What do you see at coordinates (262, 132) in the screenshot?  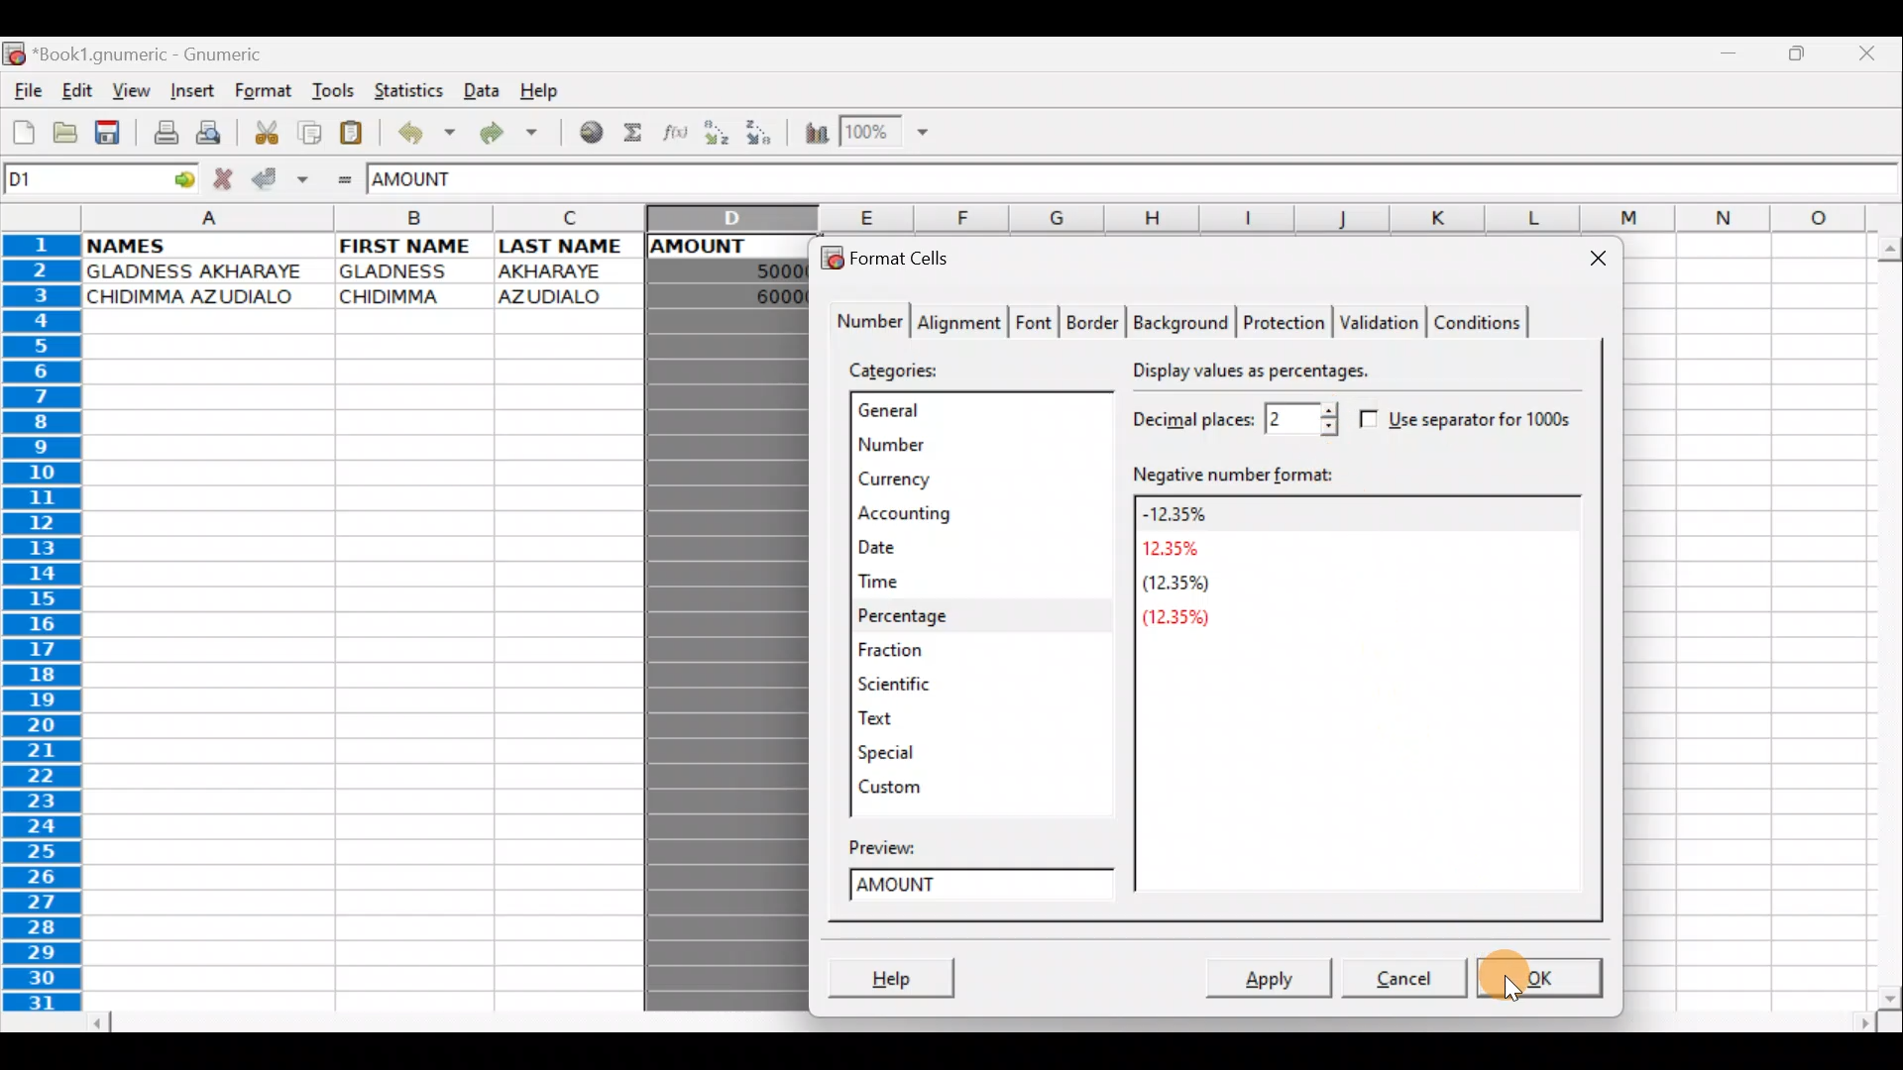 I see `Cut selection` at bounding box center [262, 132].